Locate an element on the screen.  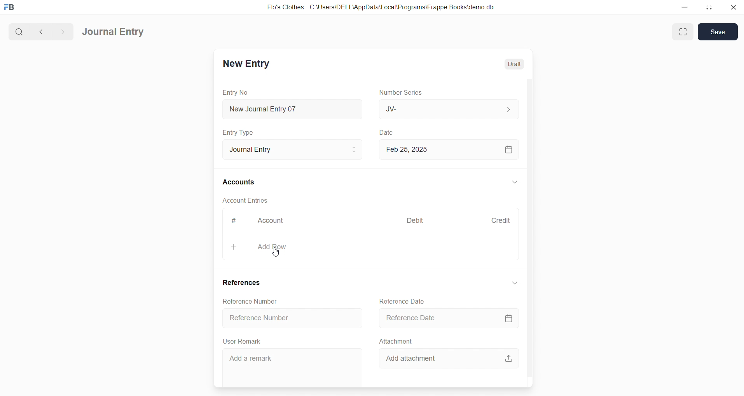
cursor is located at coordinates (278, 255).